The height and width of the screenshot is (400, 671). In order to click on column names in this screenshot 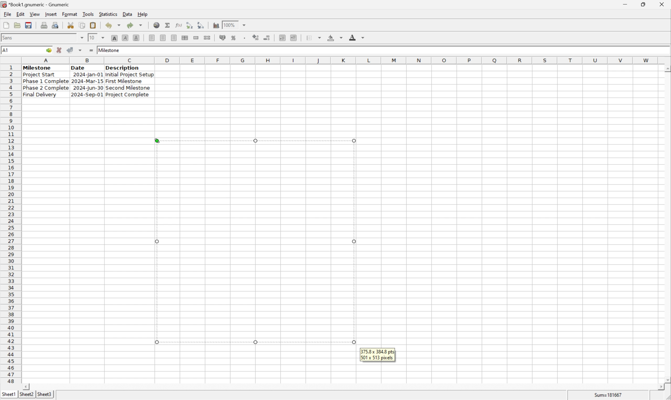, I will do `click(341, 60)`.